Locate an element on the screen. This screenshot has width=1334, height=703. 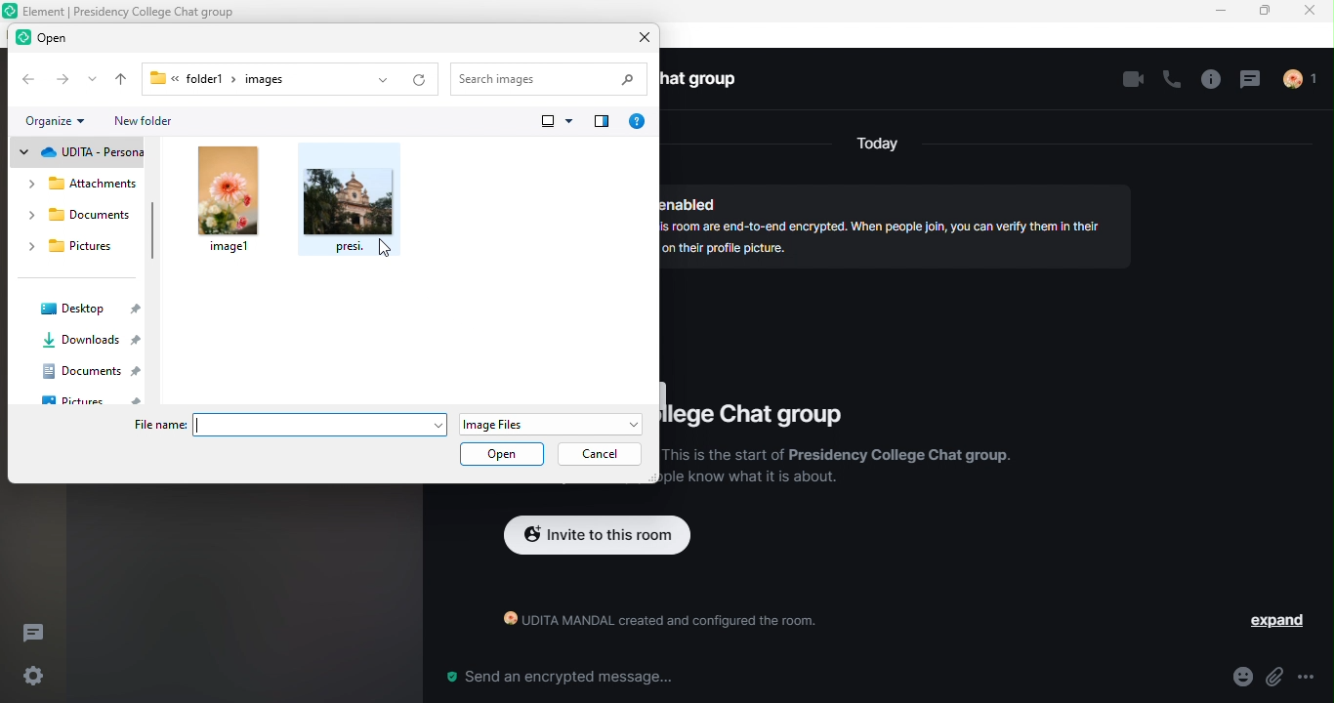
Back is located at coordinates (30, 80).